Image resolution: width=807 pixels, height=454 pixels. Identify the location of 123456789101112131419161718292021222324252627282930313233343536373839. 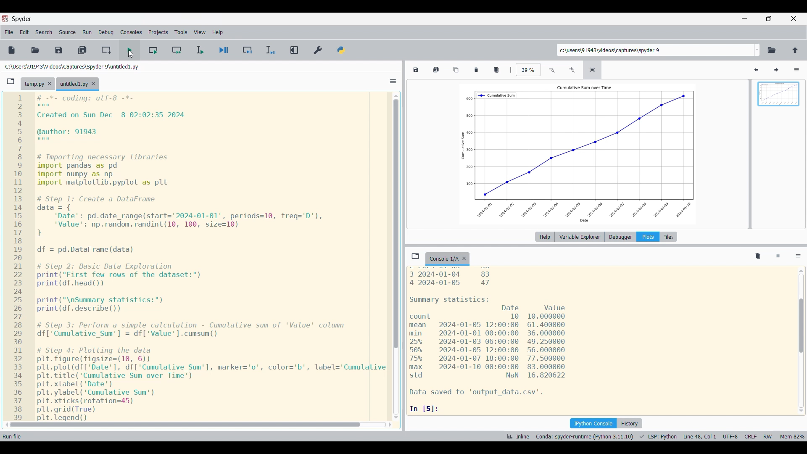
(17, 256).